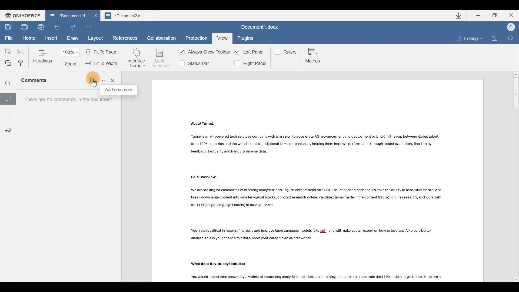 The width and height of the screenshot is (519, 292). What do you see at coordinates (470, 39) in the screenshot?
I see `Editing mode` at bounding box center [470, 39].